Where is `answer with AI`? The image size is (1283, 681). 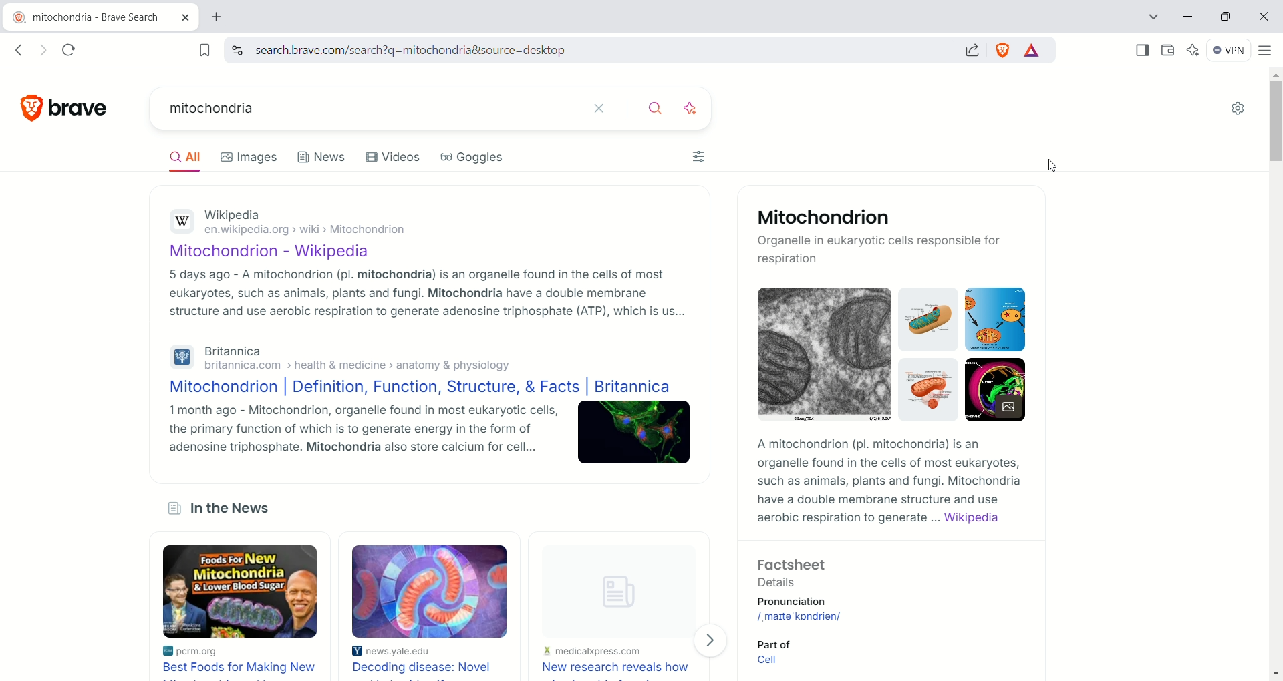
answer with AI is located at coordinates (692, 108).